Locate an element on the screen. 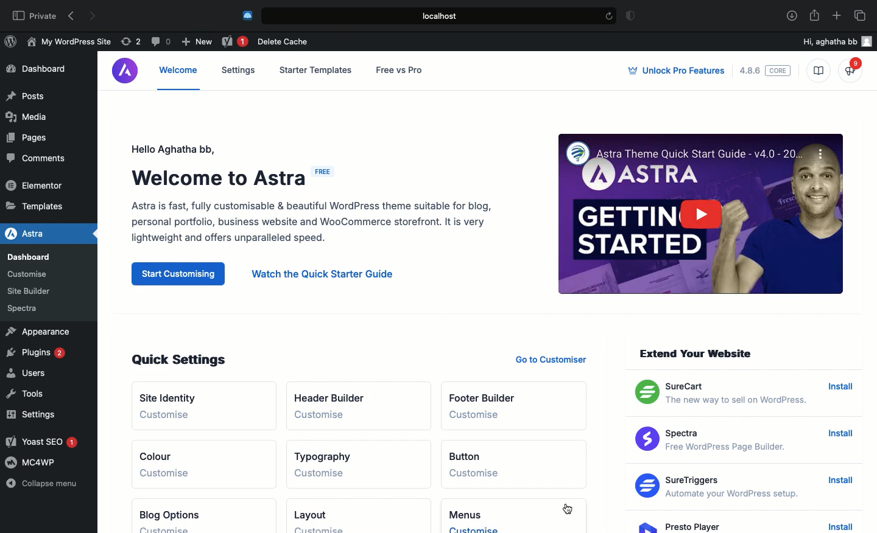  Watch the quick starter guide is located at coordinates (323, 274).